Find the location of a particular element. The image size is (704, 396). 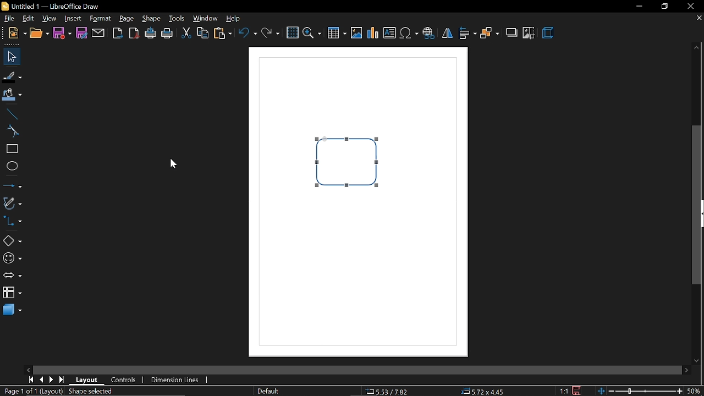

save is located at coordinates (62, 33).